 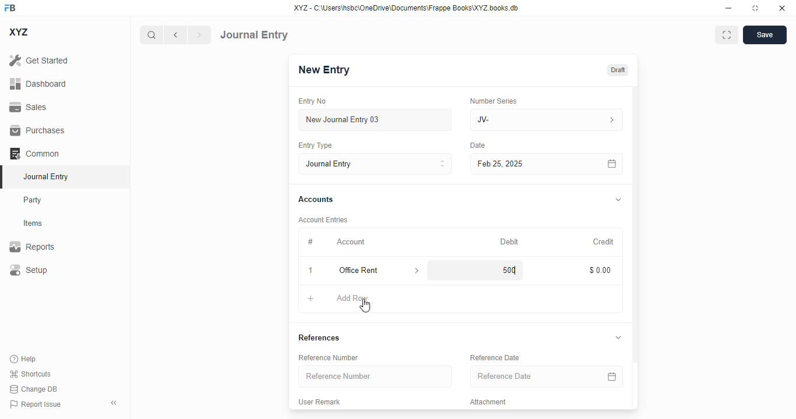 I want to click on entry type, so click(x=314, y=145).